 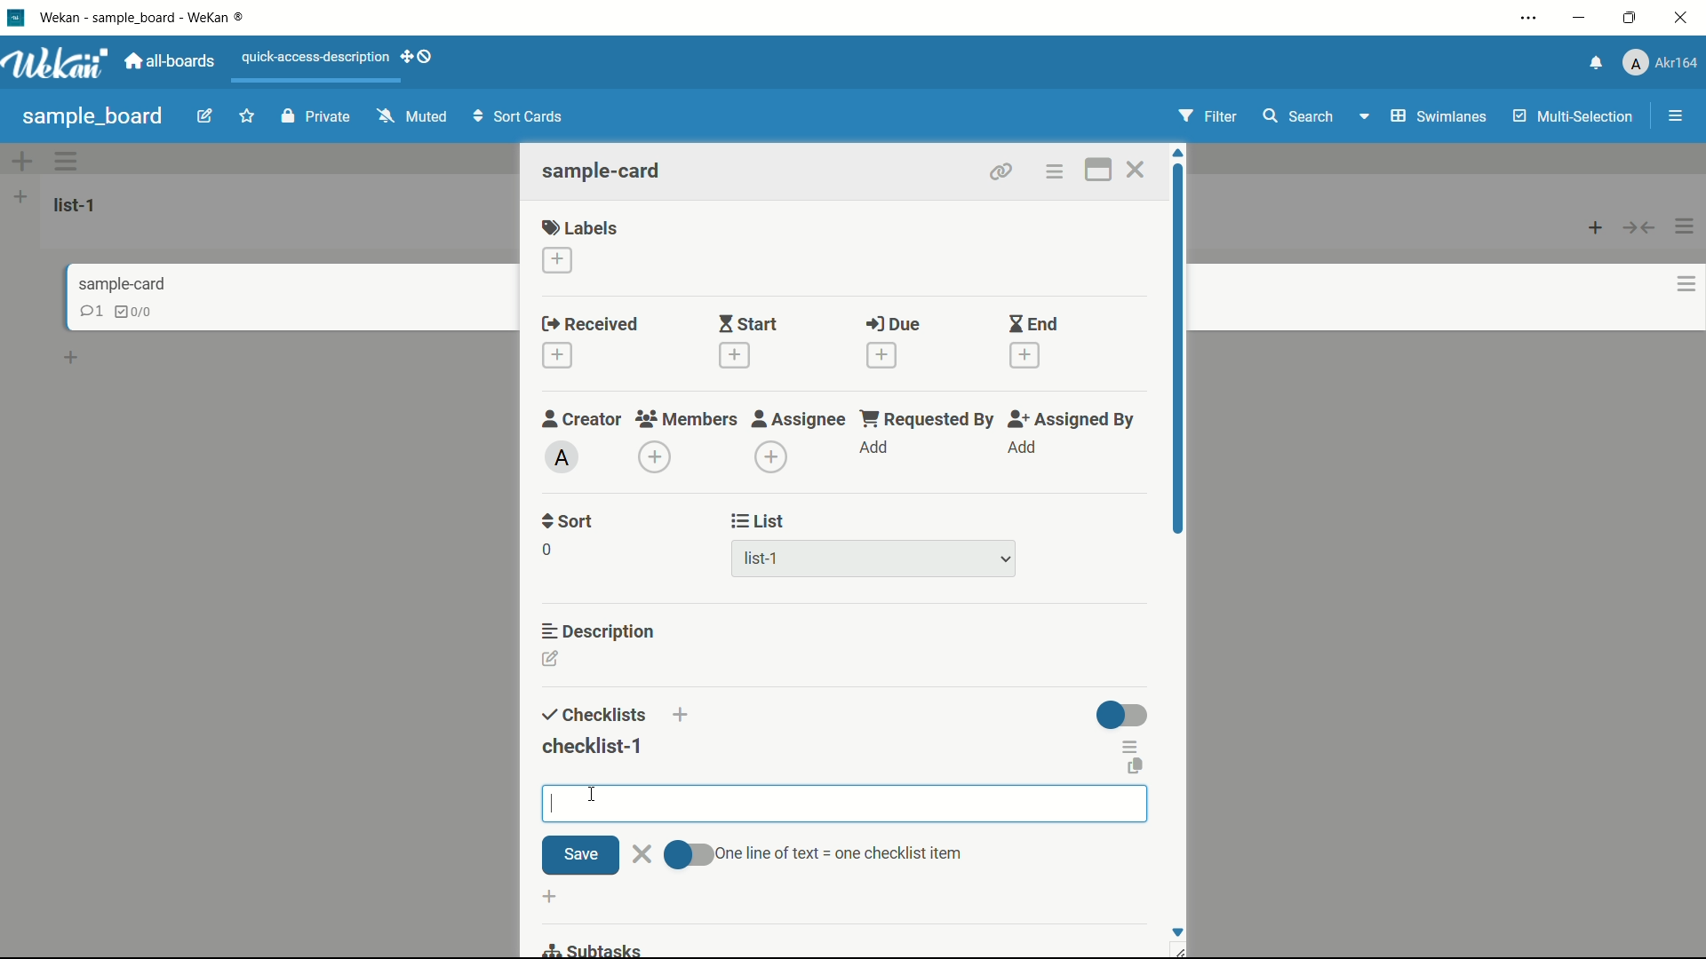 I want to click on maximize card, so click(x=1097, y=170).